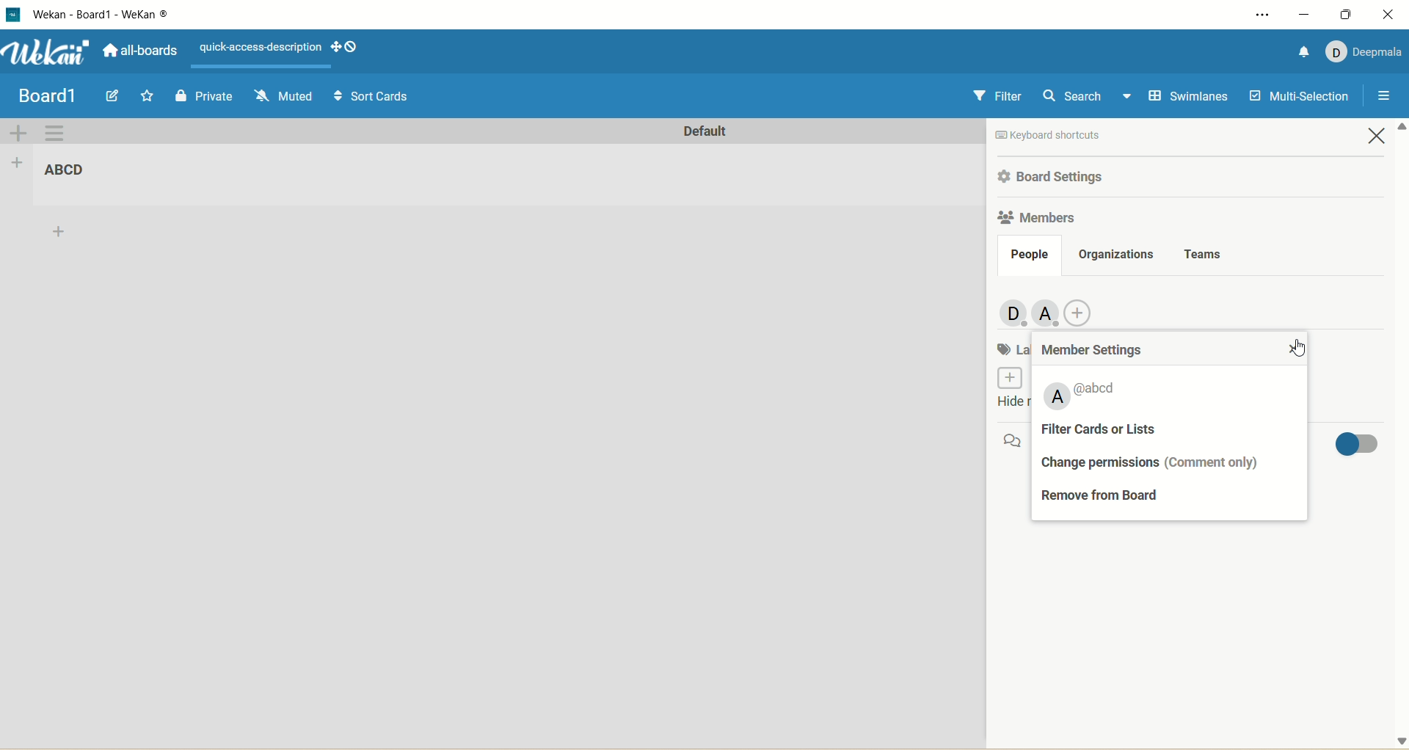  What do you see at coordinates (71, 171) in the screenshot?
I see `title` at bounding box center [71, 171].